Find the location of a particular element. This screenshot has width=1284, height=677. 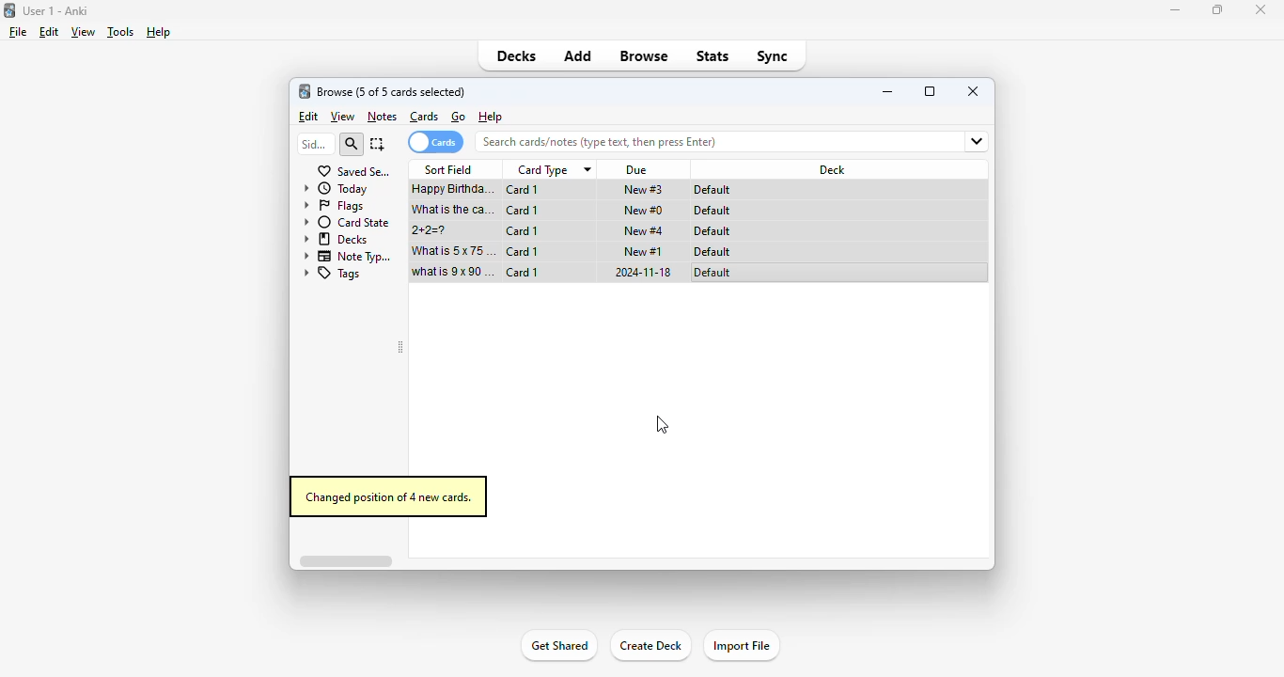

add is located at coordinates (579, 56).